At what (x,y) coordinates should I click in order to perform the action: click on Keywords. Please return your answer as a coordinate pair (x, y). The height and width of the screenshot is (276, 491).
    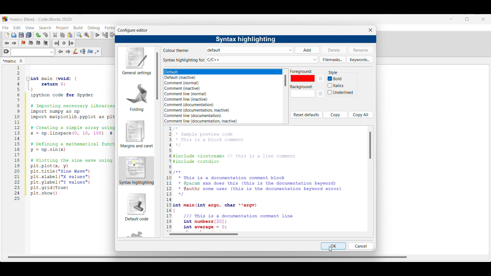
    Looking at the image, I should click on (360, 60).